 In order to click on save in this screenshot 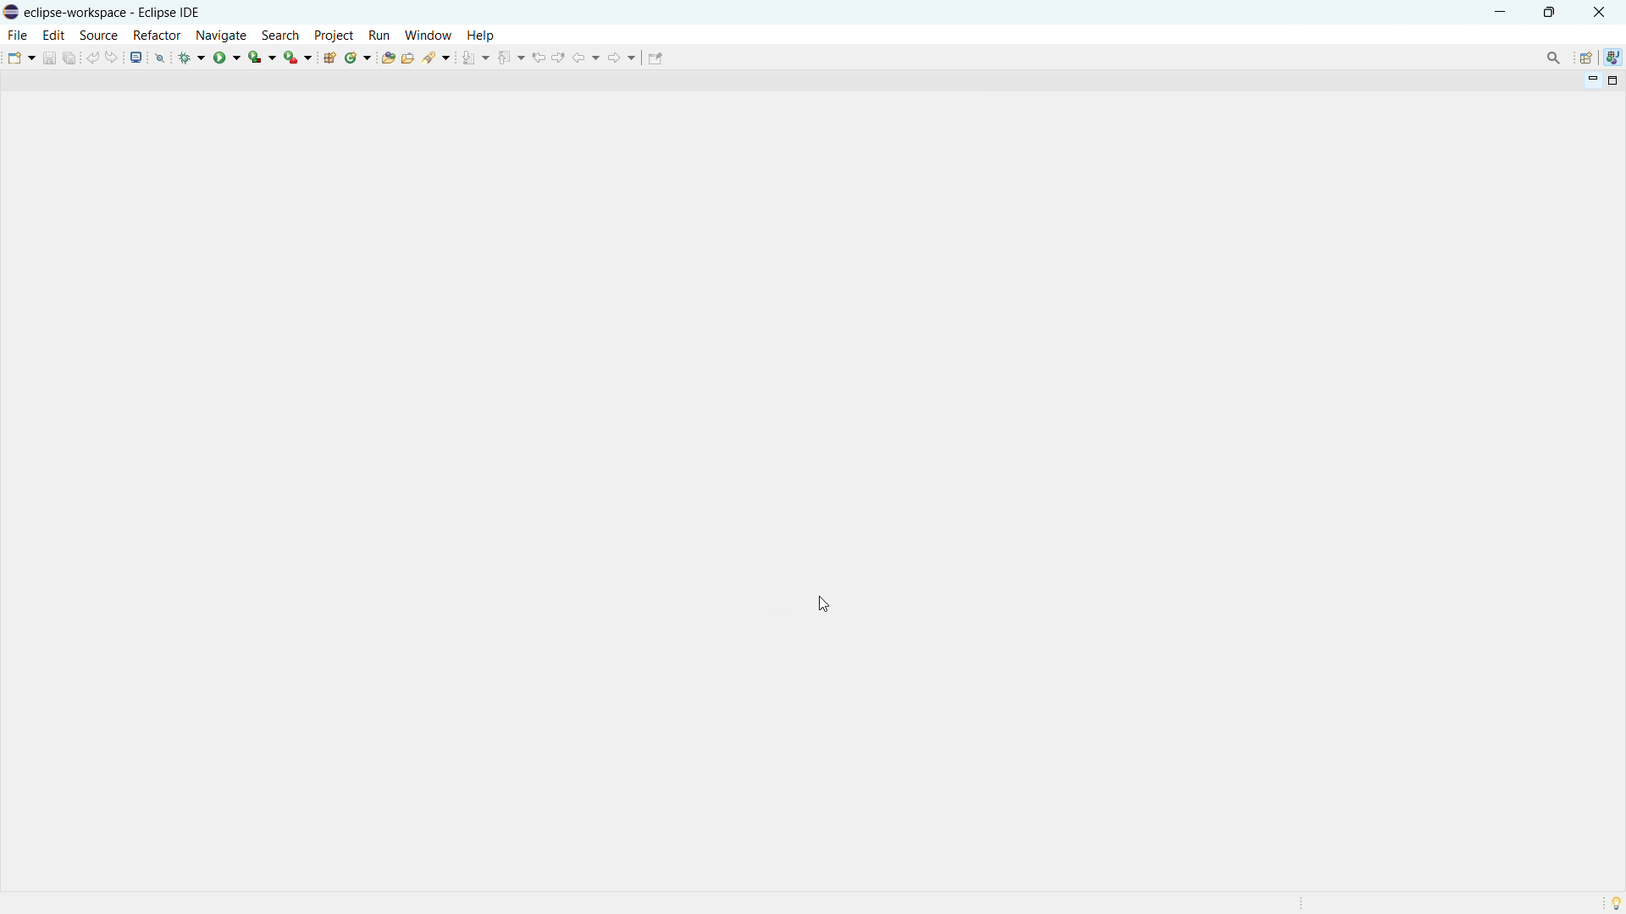, I will do `click(49, 58)`.